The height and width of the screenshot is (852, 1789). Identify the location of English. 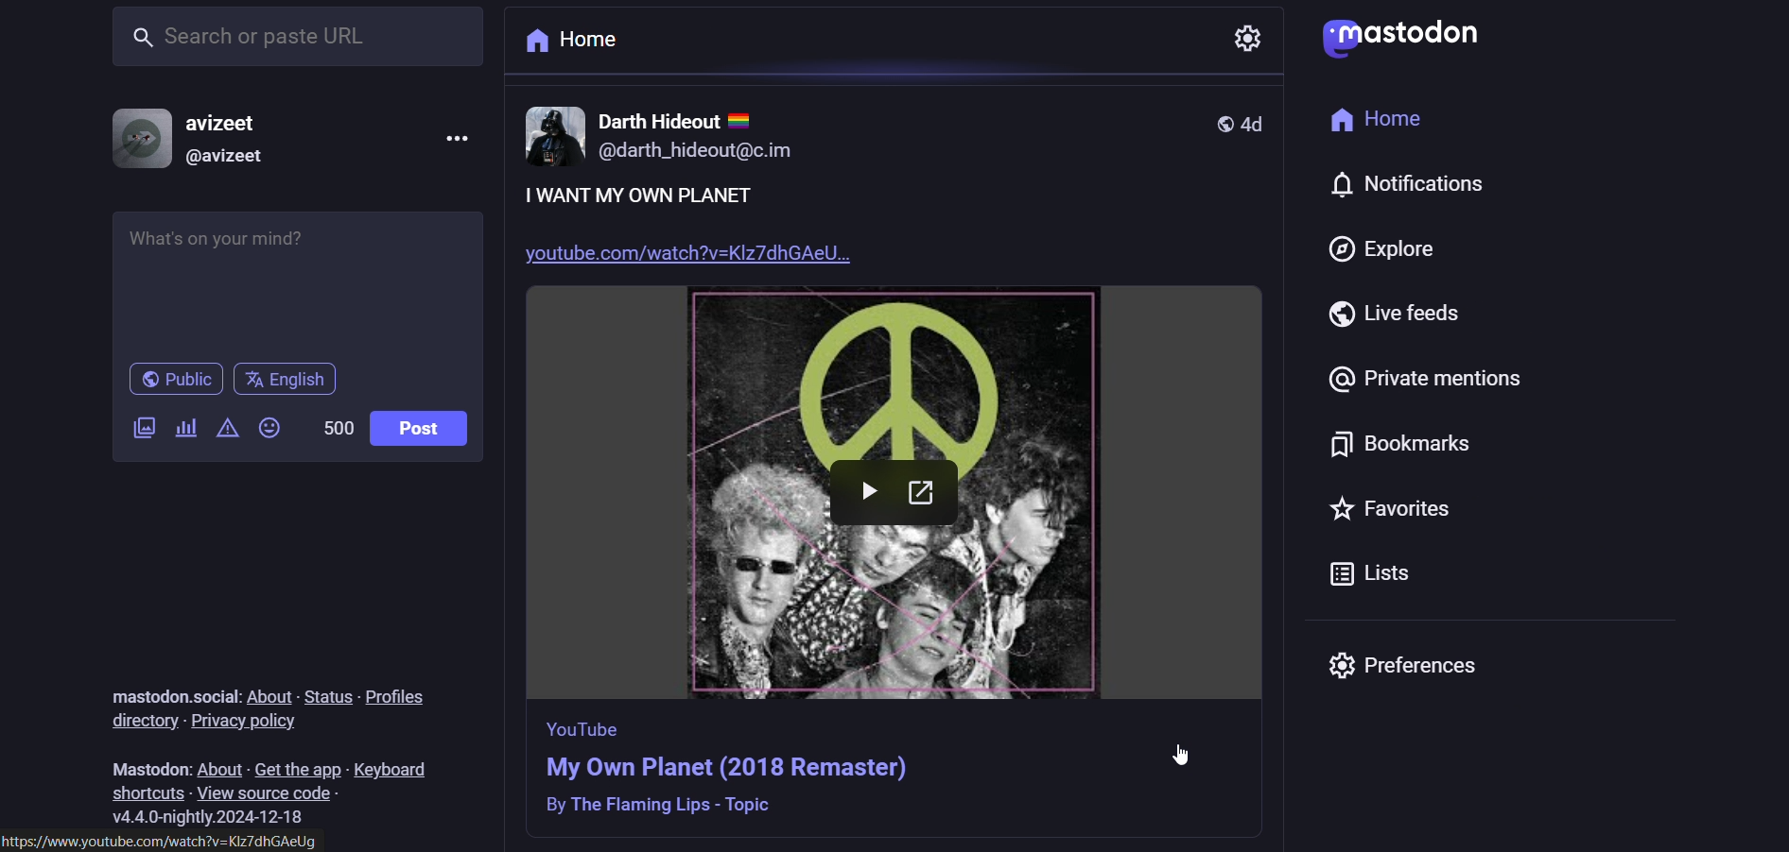
(295, 381).